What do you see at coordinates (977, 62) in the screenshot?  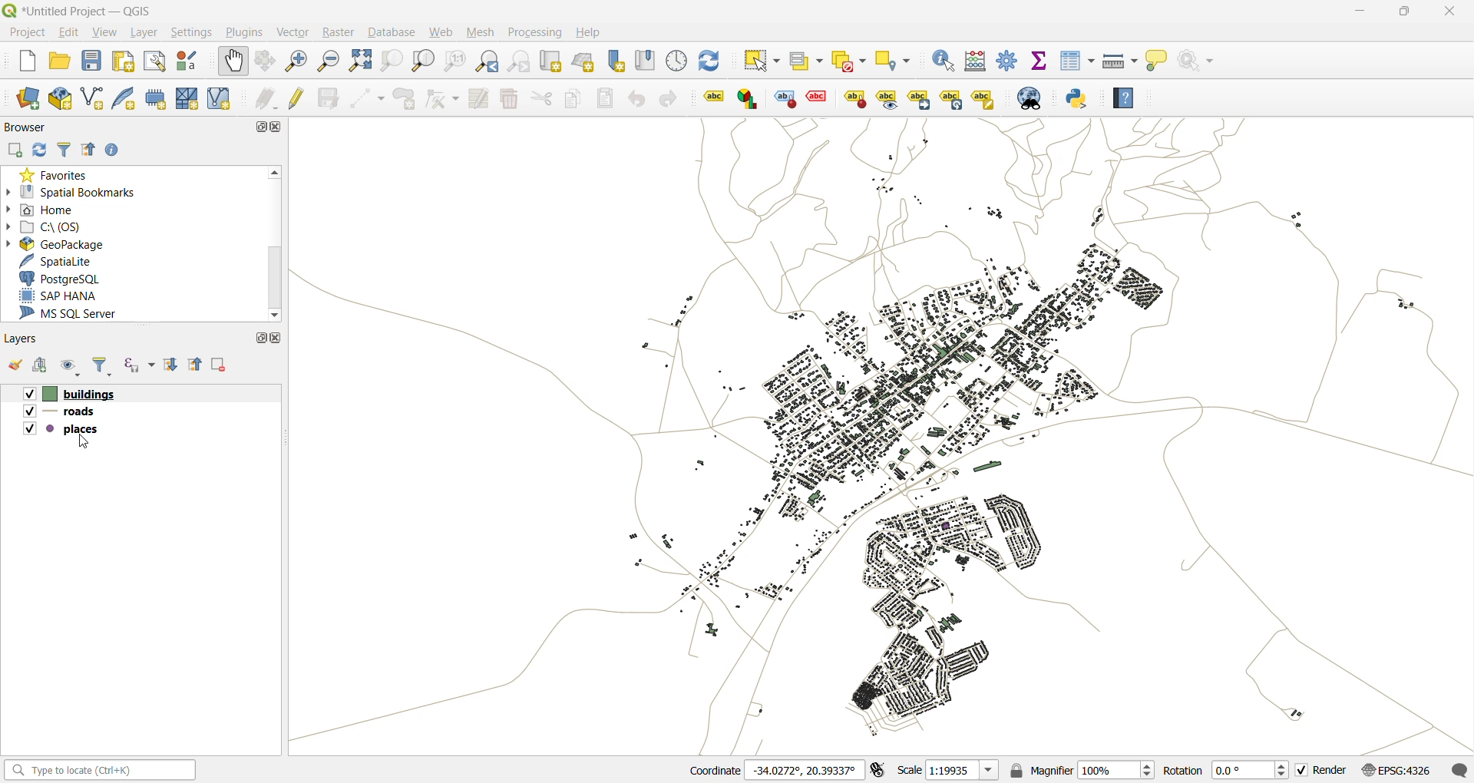 I see `calculator` at bounding box center [977, 62].